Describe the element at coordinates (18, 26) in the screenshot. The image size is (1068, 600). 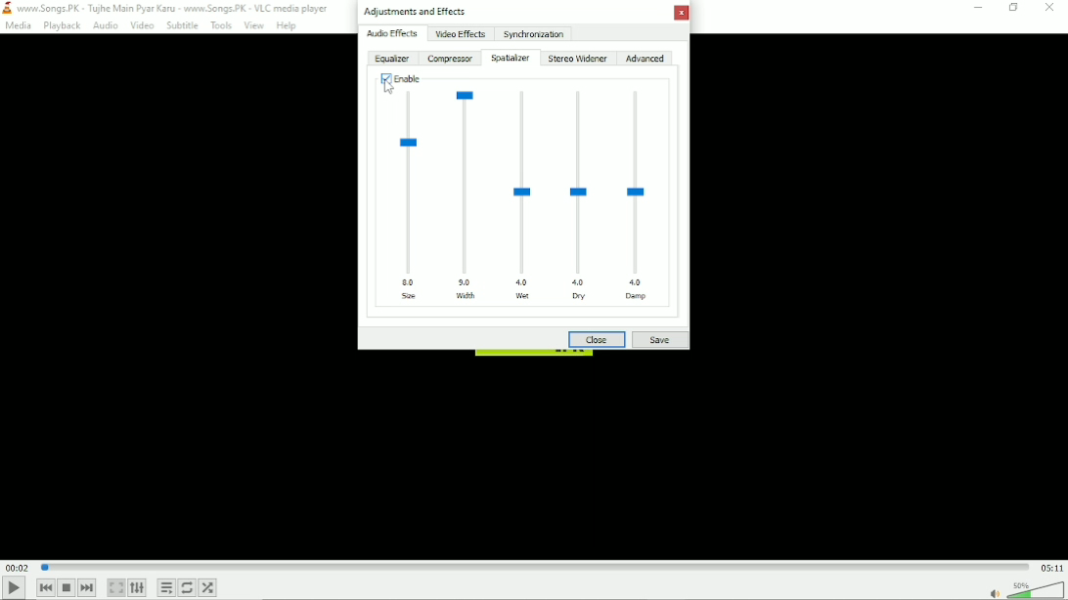
I see `Media` at that location.